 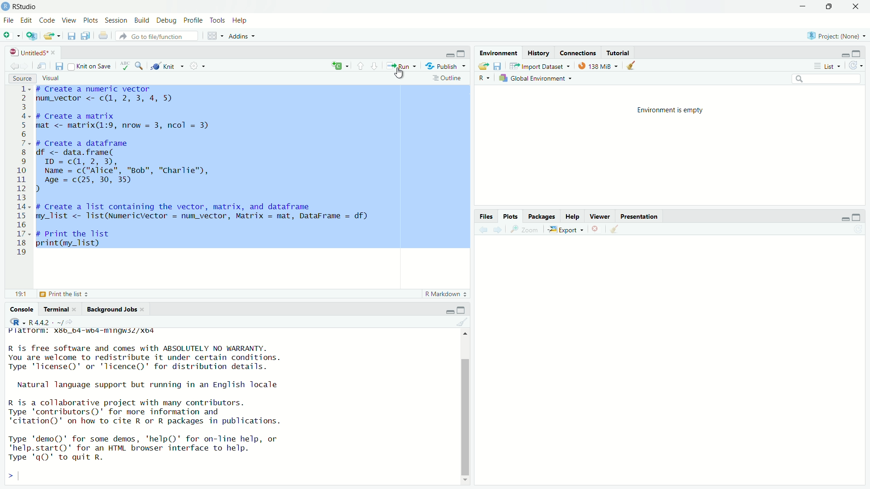 I want to click on ) | Untitled5*, so click(x=32, y=53).